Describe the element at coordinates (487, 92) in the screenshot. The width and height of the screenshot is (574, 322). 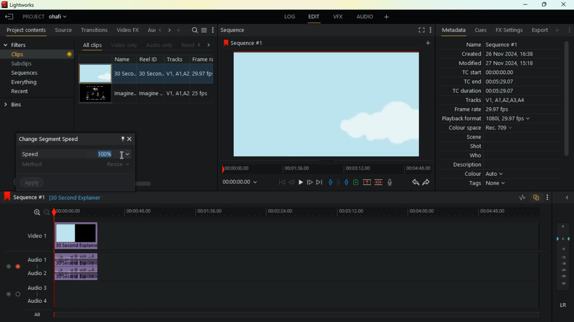
I see `tc duration` at that location.